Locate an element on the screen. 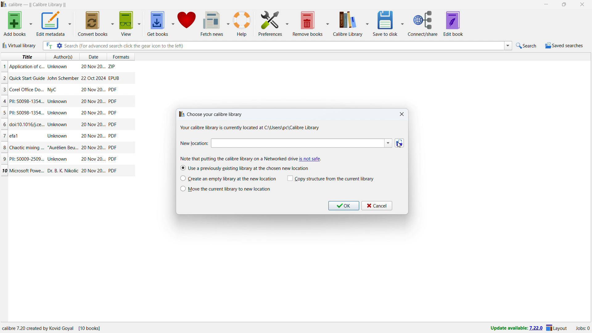 This screenshot has width=592, height=333. edit book is located at coordinates (454, 23).